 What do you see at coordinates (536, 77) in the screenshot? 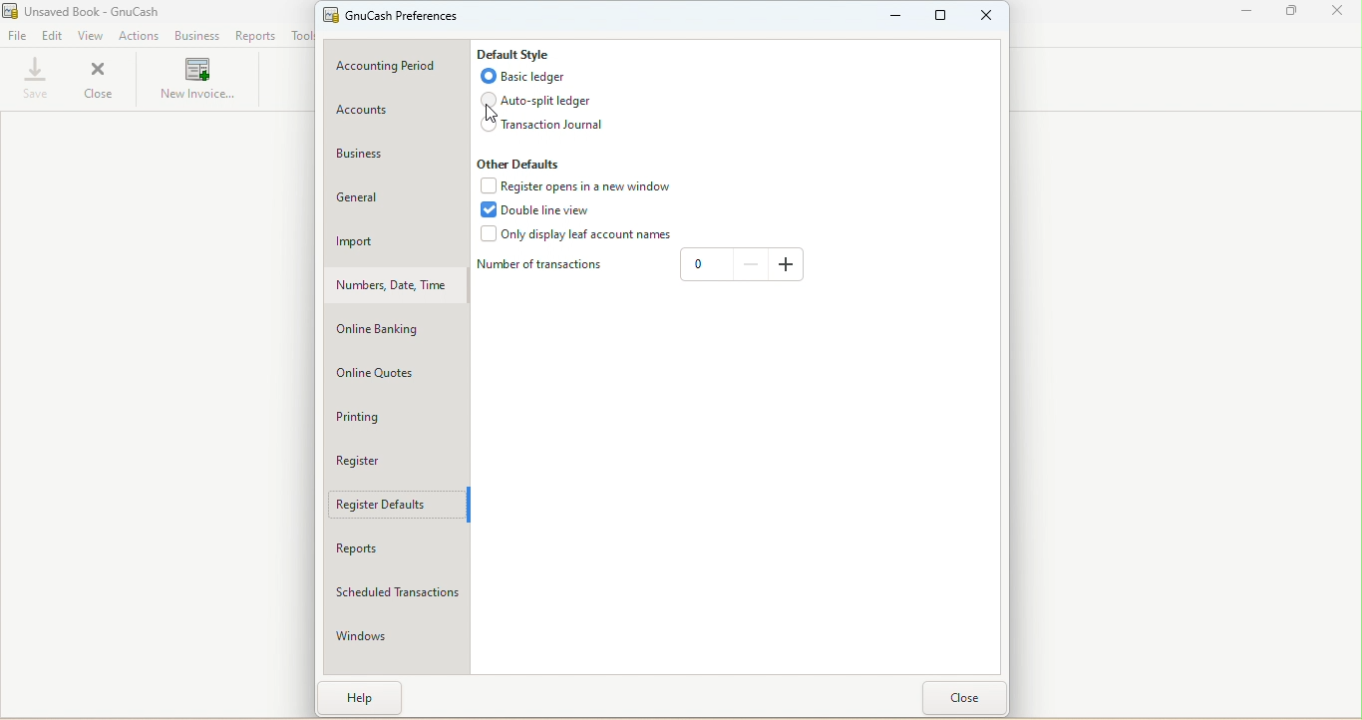
I see `Basic ledger` at bounding box center [536, 77].